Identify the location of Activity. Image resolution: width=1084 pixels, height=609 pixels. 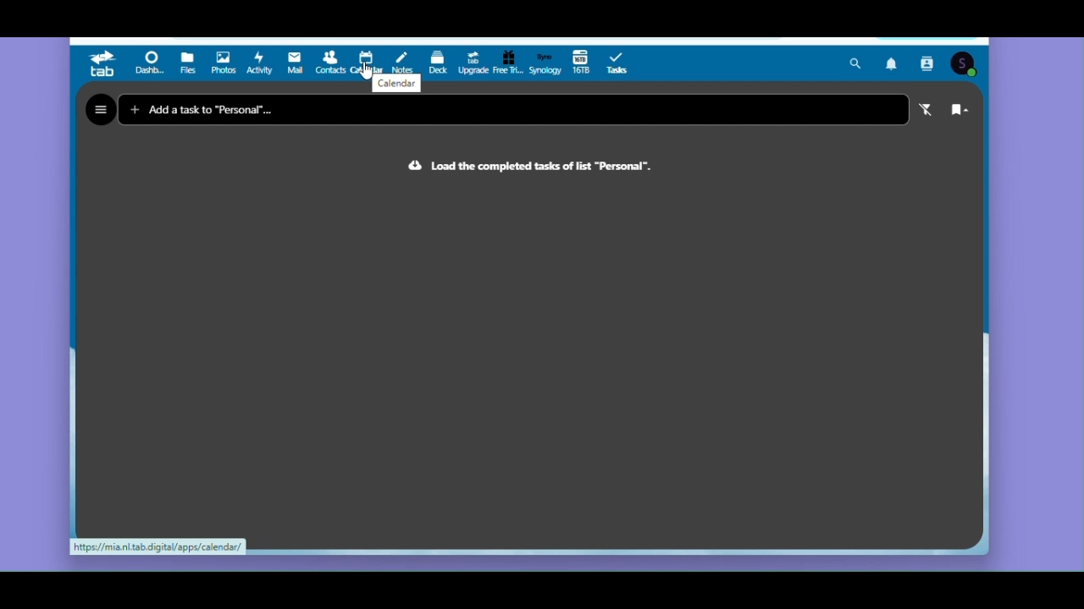
(260, 63).